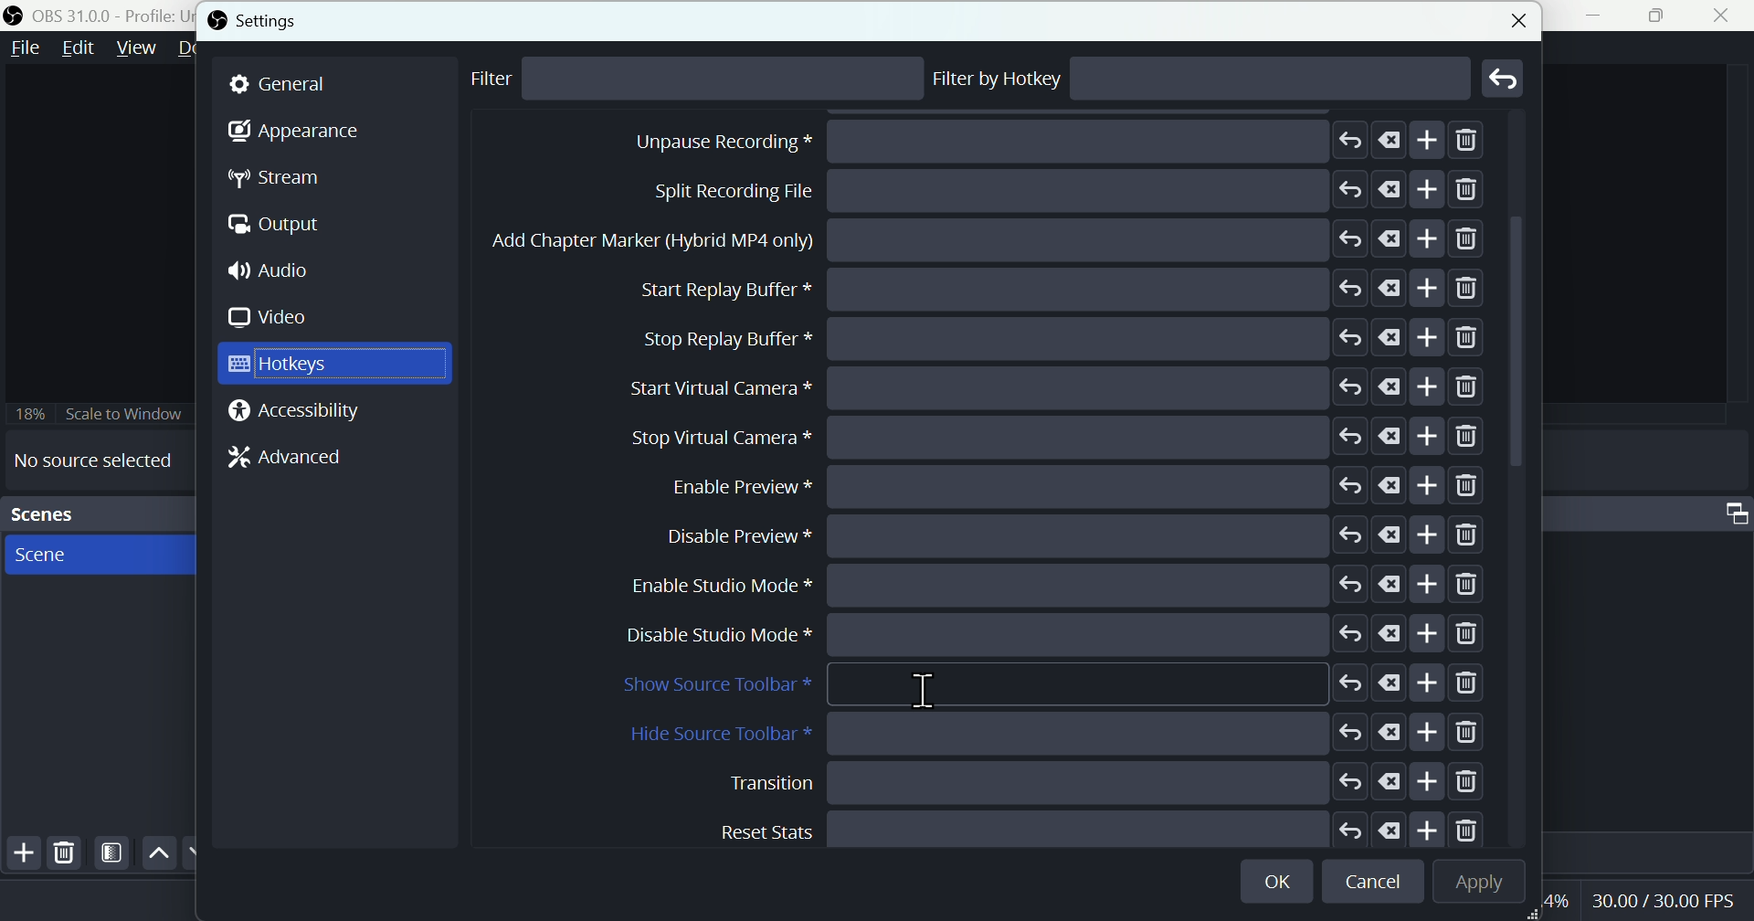 The height and width of the screenshot is (921, 1754). Describe the element at coordinates (1062, 437) in the screenshot. I see `Add chapter marker` at that location.